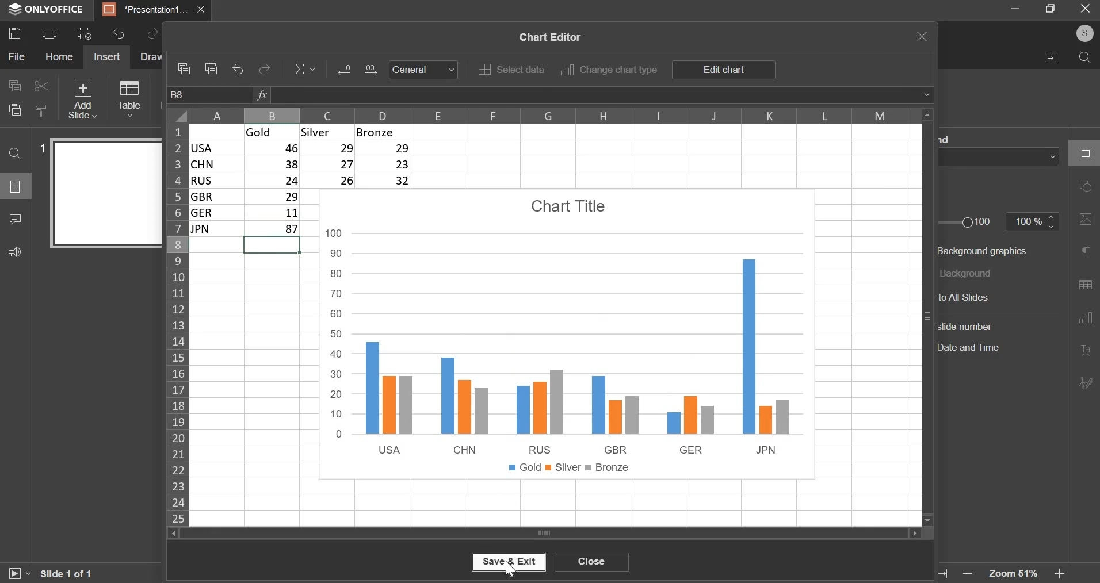 Image resolution: width=1100 pixels, height=583 pixels. Describe the element at coordinates (14, 110) in the screenshot. I see `paste` at that location.